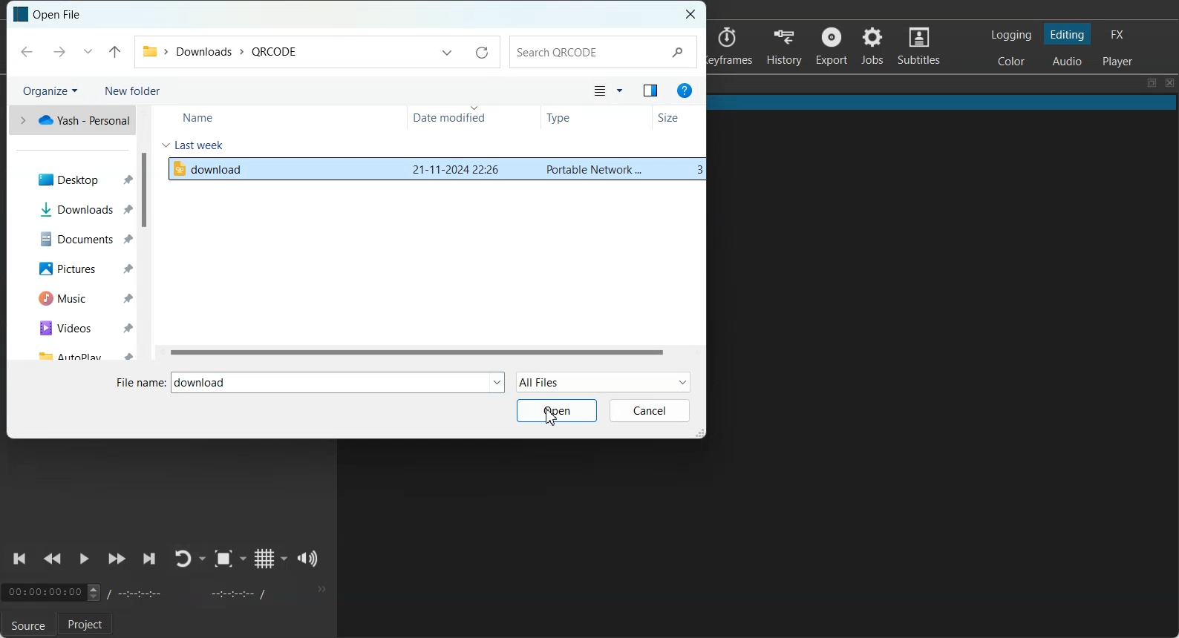  What do you see at coordinates (784, 46) in the screenshot?
I see `History` at bounding box center [784, 46].